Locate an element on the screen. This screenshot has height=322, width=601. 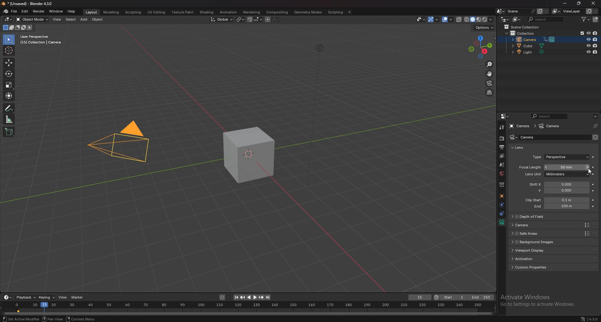
camera is located at coordinates (532, 39).